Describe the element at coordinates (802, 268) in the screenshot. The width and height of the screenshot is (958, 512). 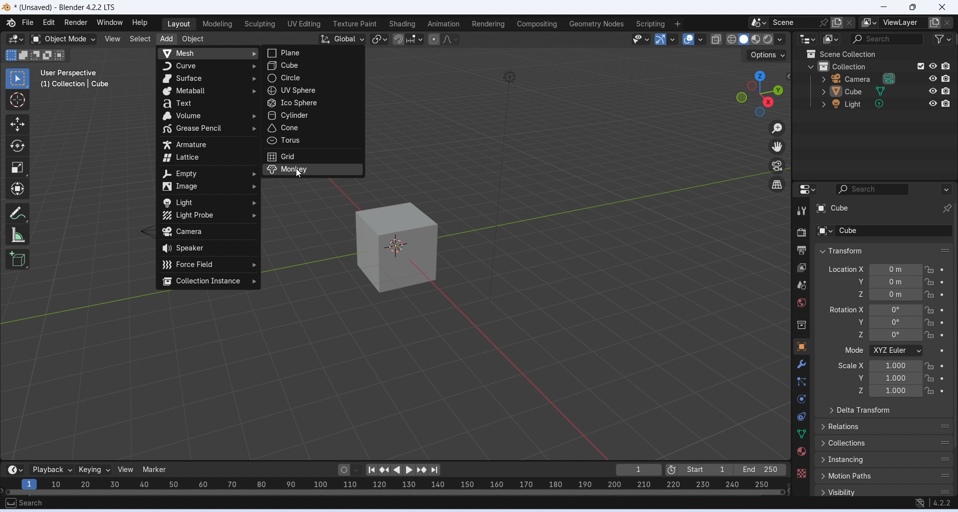
I see `view layer` at that location.